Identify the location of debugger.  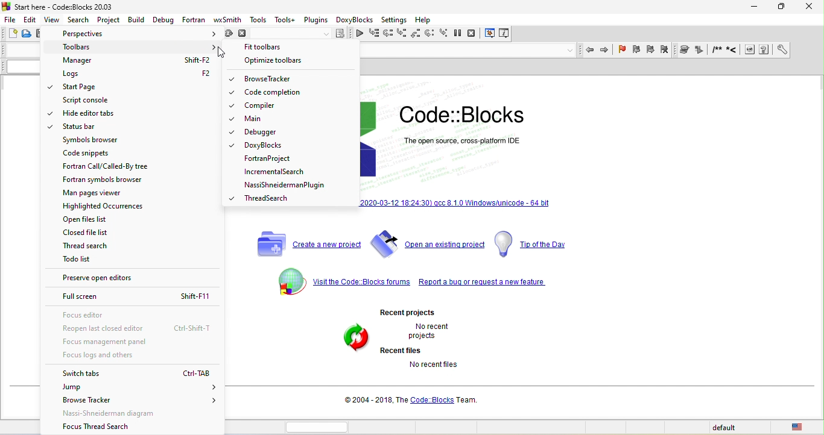
(261, 134).